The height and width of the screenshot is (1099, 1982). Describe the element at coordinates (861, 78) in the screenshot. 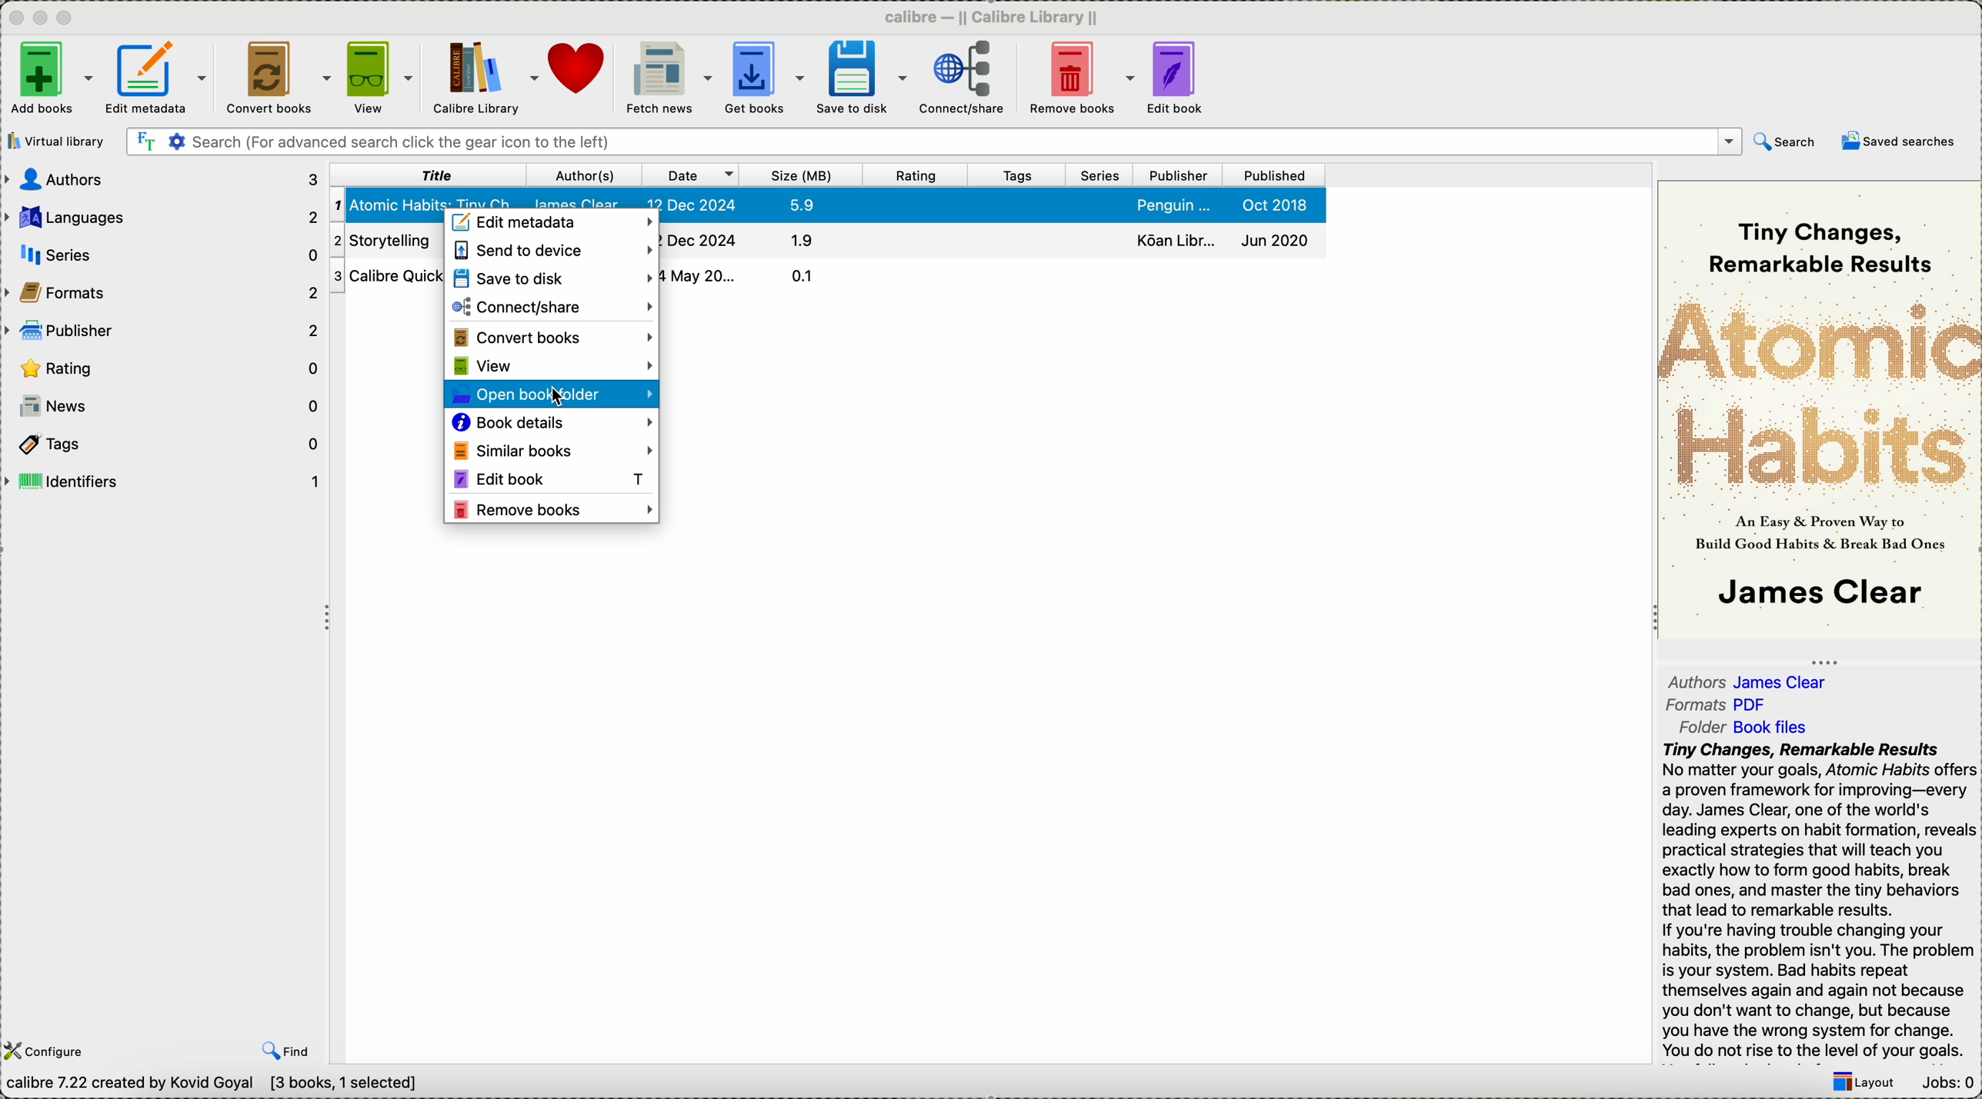

I see `save to disk` at that location.